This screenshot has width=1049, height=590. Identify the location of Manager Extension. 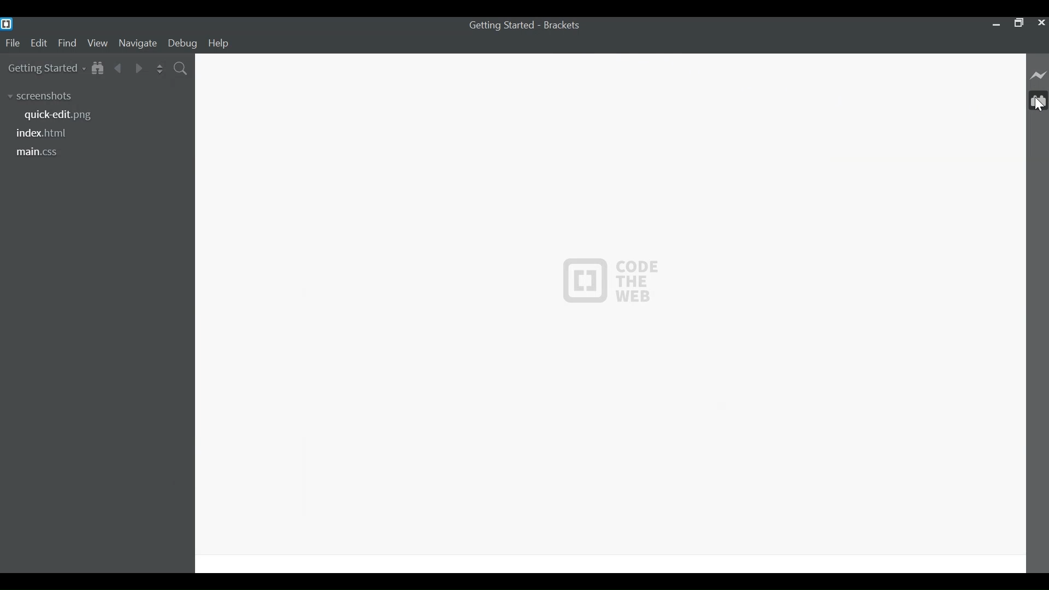
(1037, 101).